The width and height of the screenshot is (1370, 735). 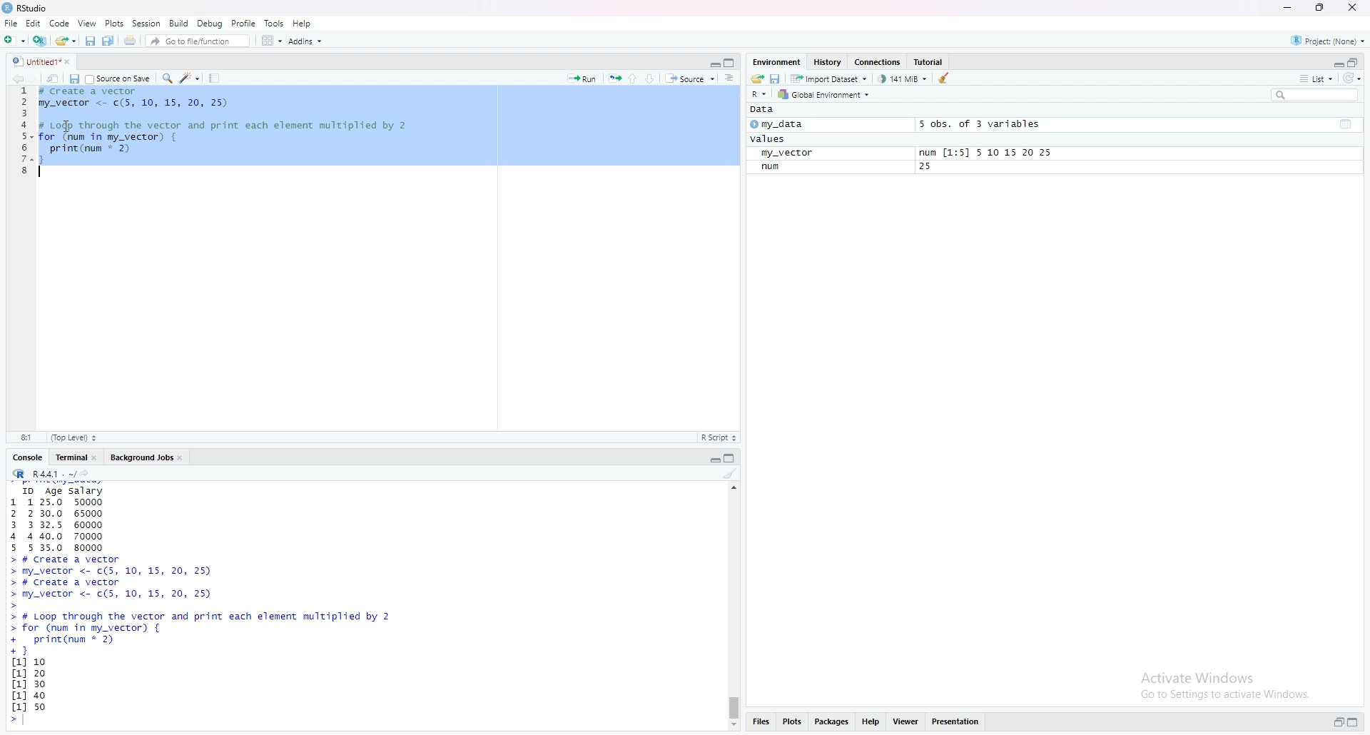 I want to click on collapse, so click(x=1348, y=124).